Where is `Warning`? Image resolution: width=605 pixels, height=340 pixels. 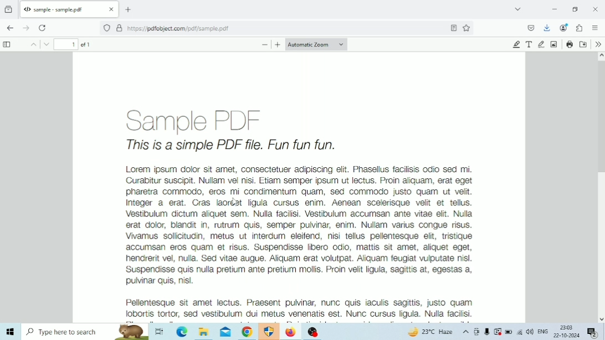 Warning is located at coordinates (498, 332).